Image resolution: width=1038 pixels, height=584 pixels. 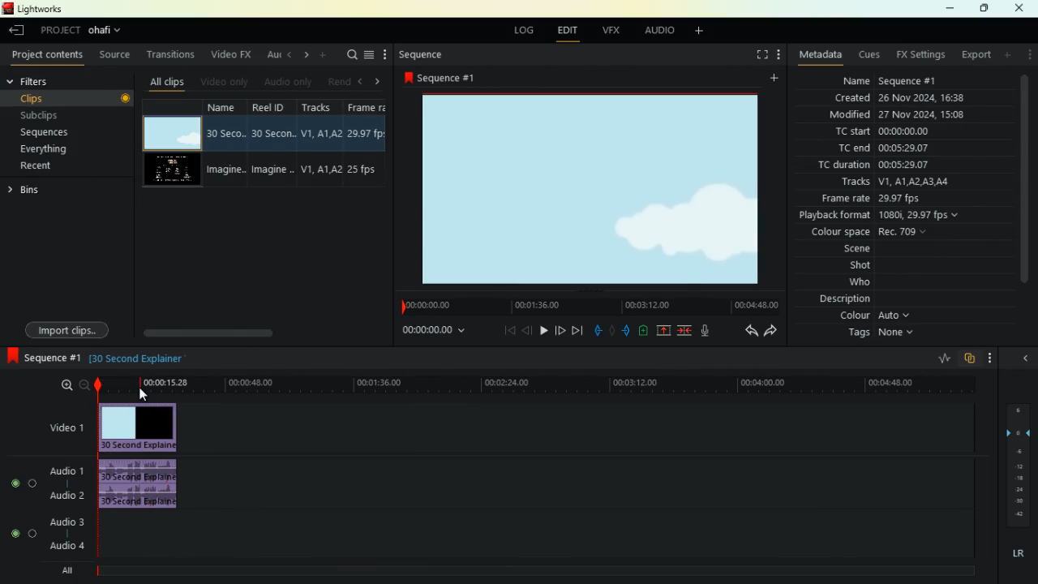 I want to click on video, so click(x=170, y=170).